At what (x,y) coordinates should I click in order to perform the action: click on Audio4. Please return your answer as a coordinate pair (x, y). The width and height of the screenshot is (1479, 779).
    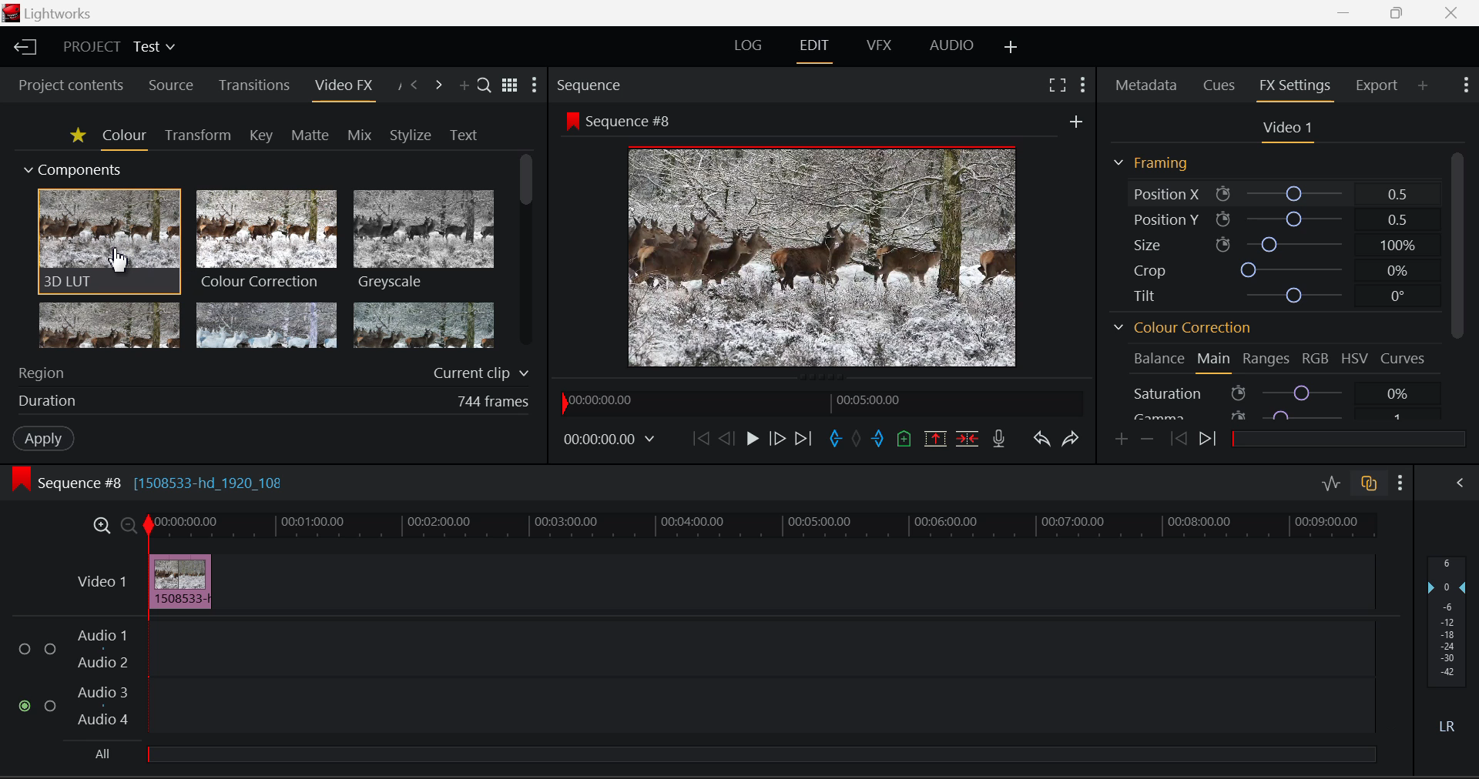
    Looking at the image, I should click on (103, 719).